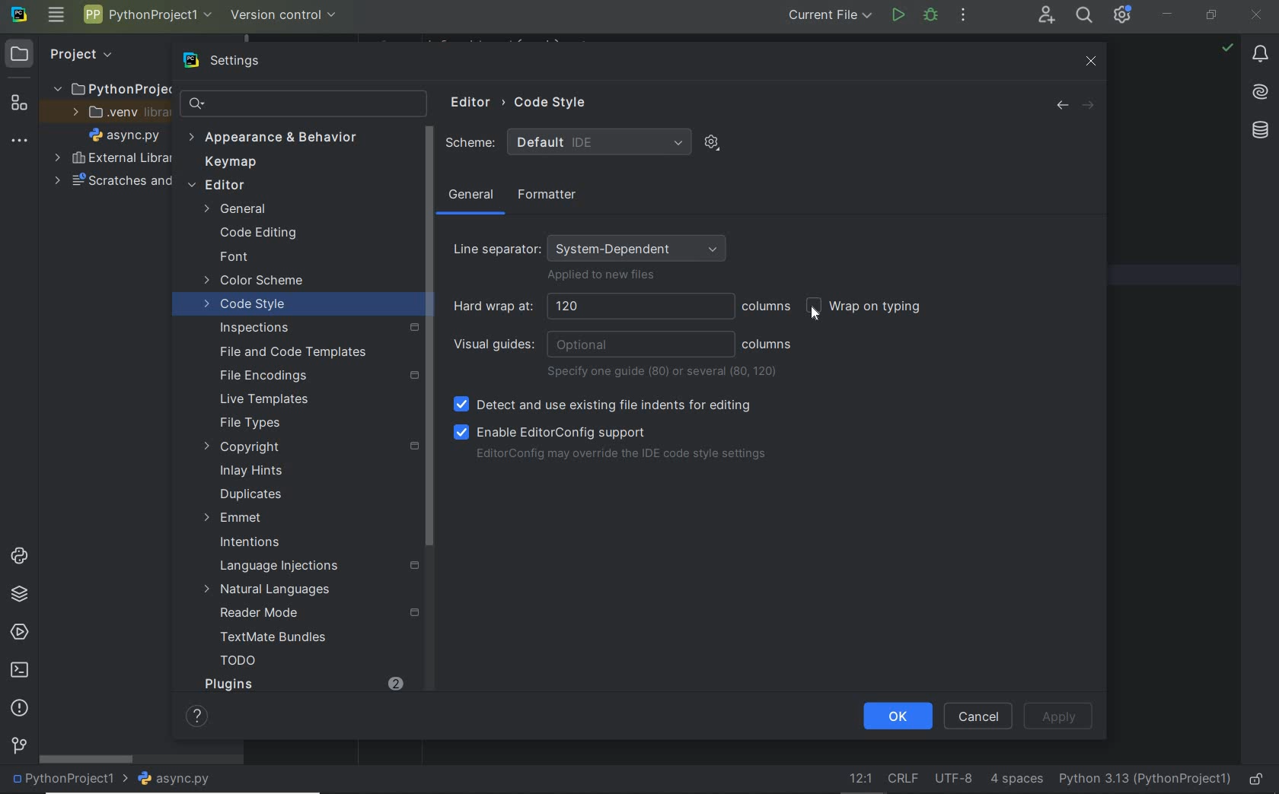 This screenshot has width=1279, height=794. Describe the element at coordinates (429, 338) in the screenshot. I see `Scroll Bar` at that location.